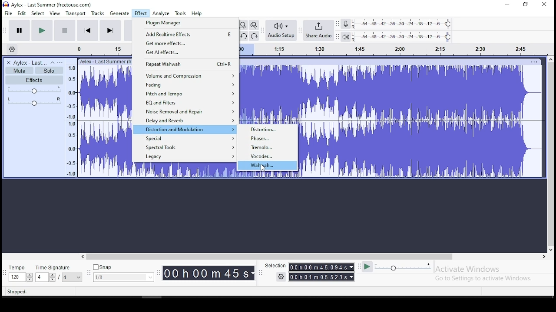  Describe the element at coordinates (269, 94) in the screenshot. I see `audio track` at that location.